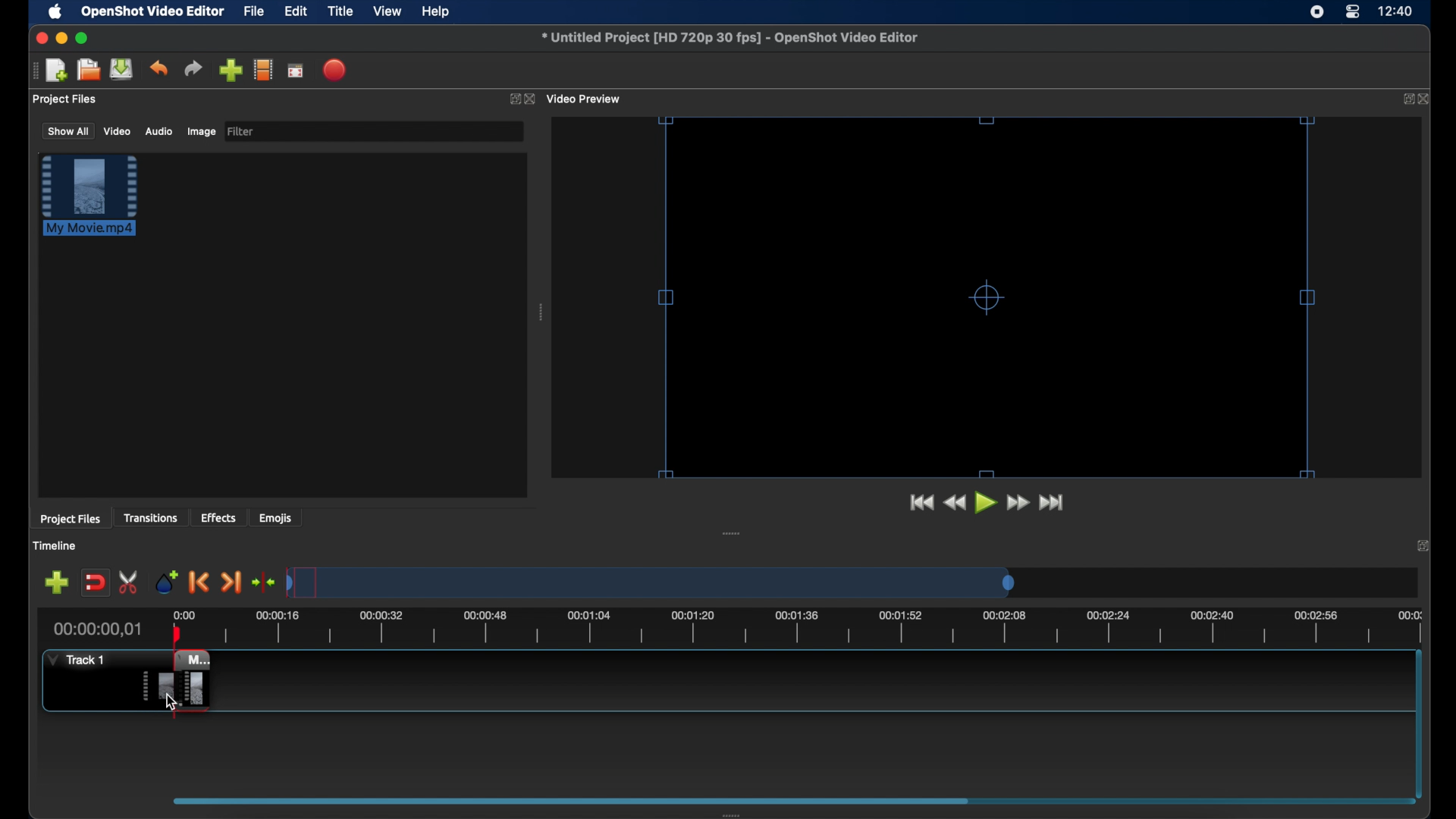  What do you see at coordinates (231, 583) in the screenshot?
I see `next marker` at bounding box center [231, 583].